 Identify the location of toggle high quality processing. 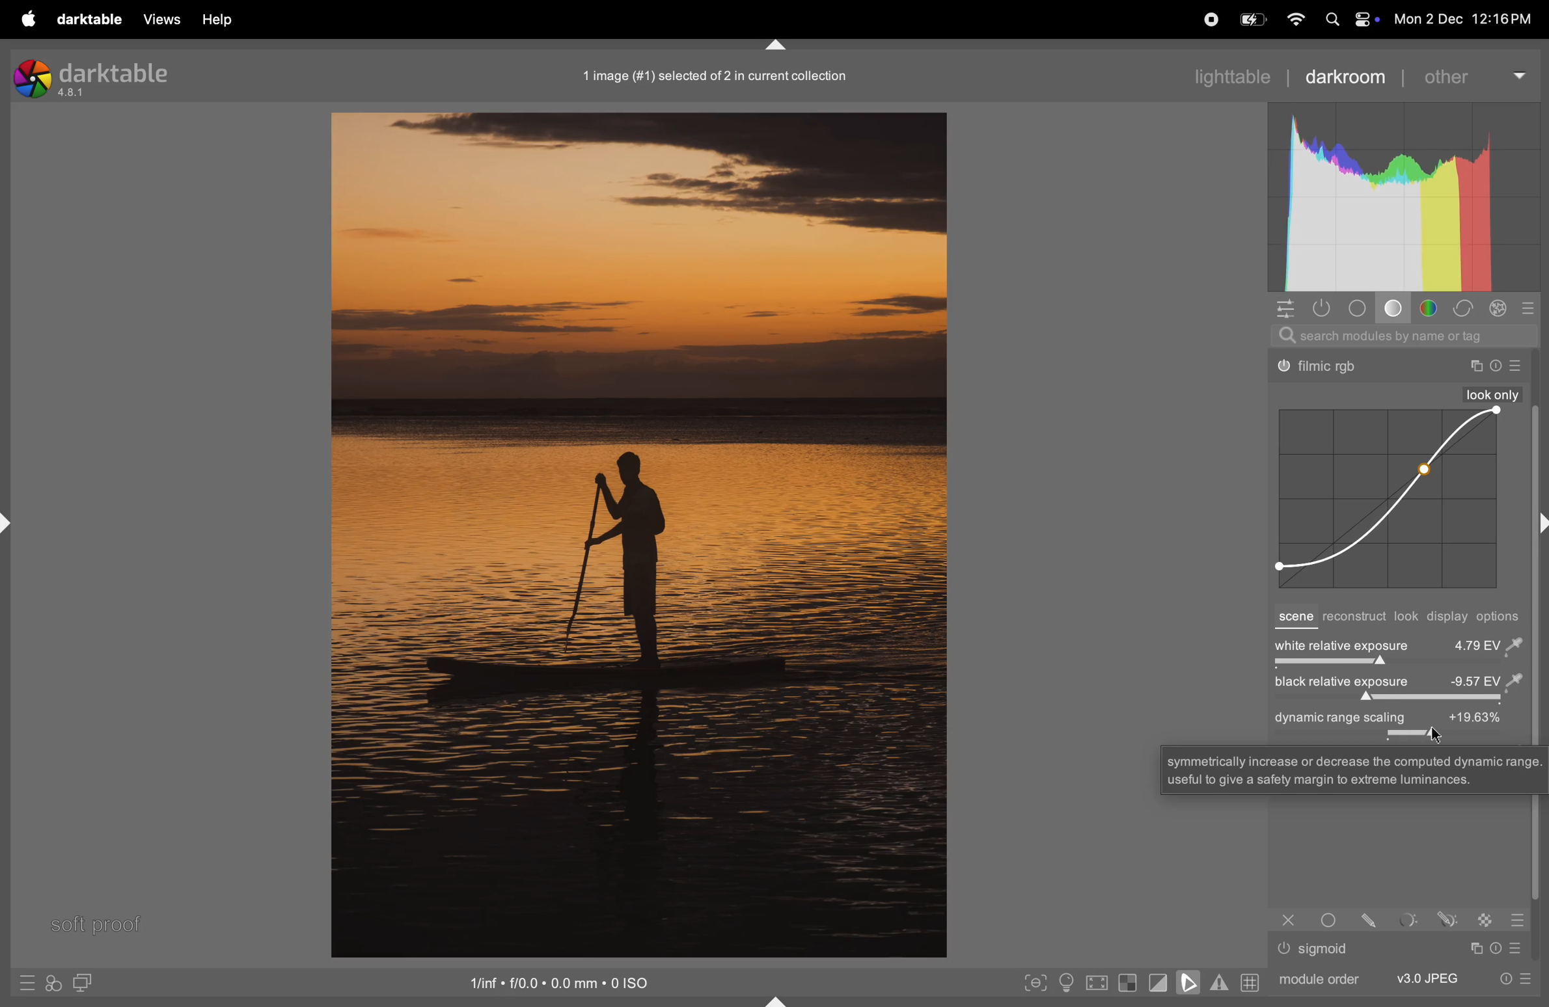
(1098, 984).